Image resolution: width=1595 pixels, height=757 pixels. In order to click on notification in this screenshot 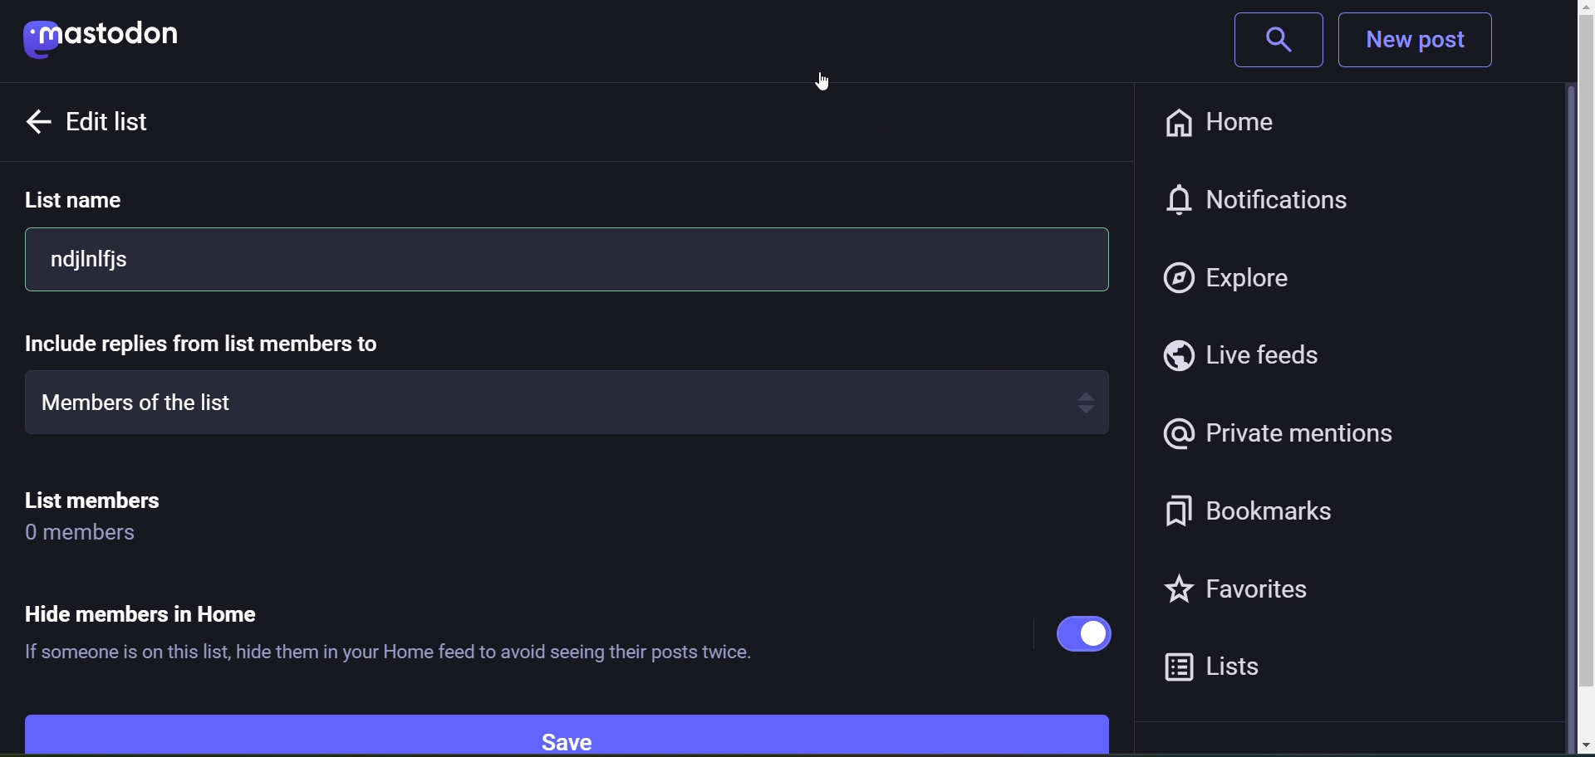, I will do `click(1280, 196)`.